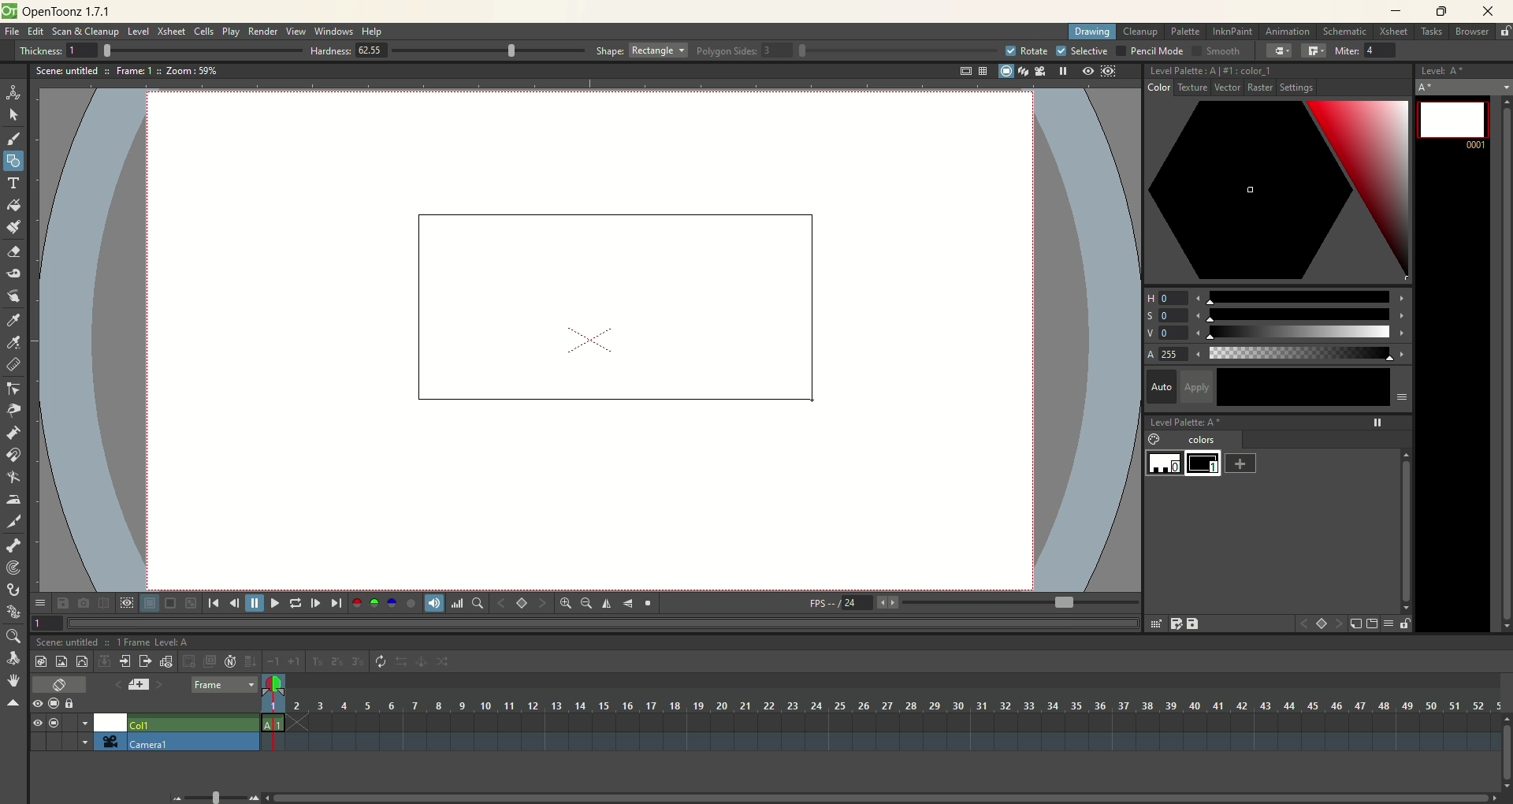 This screenshot has height=804, width=1513. What do you see at coordinates (1195, 441) in the screenshot?
I see `colors` at bounding box center [1195, 441].